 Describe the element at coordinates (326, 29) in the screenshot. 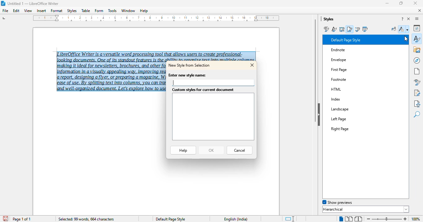

I see `paragraph styles` at that location.